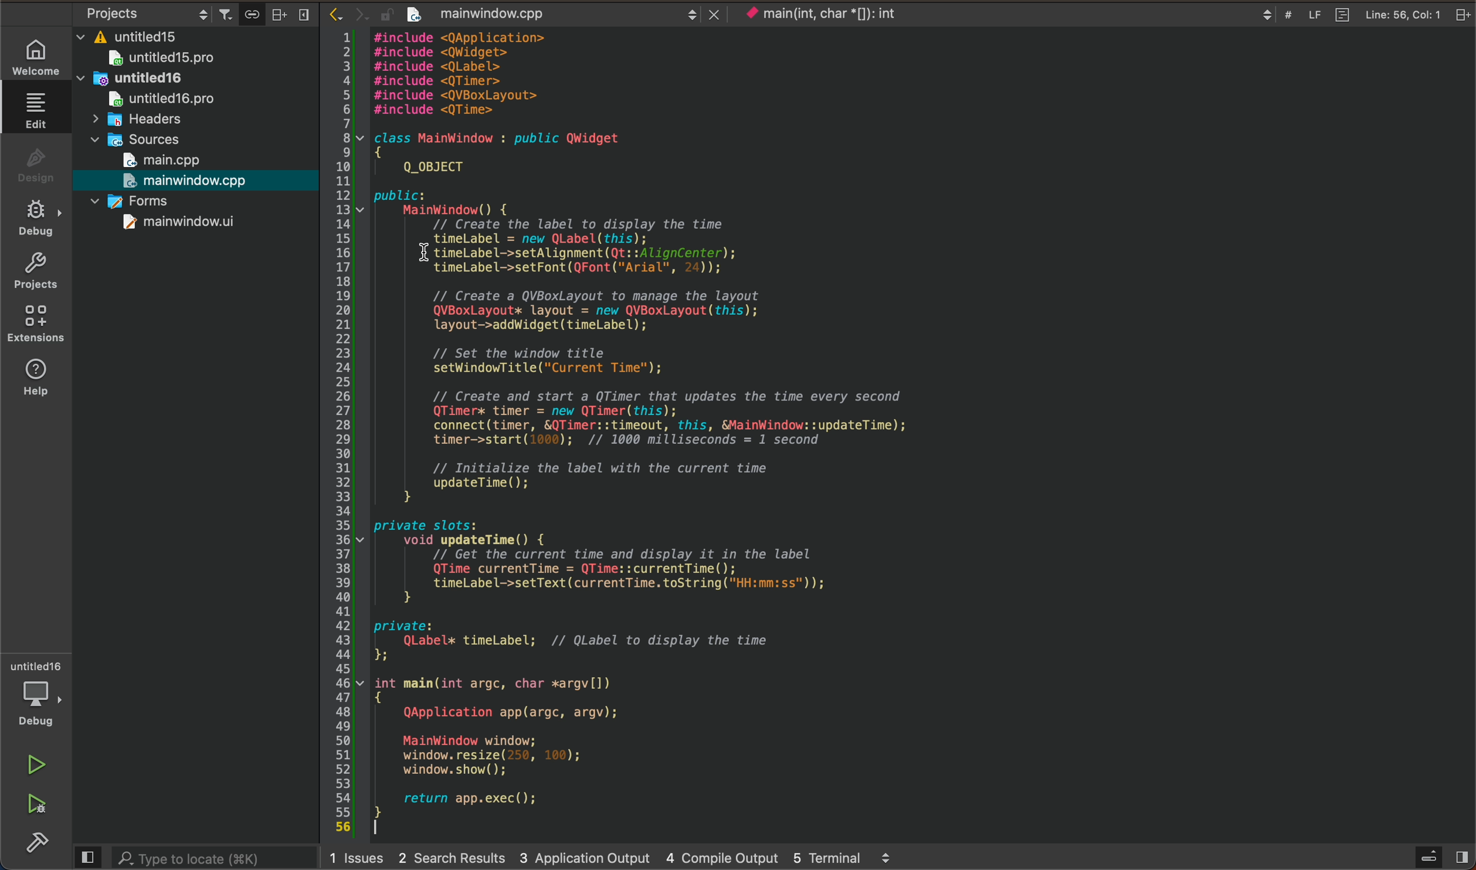 Image resolution: width=1476 pixels, height=870 pixels. I want to click on Filter, so click(225, 11).